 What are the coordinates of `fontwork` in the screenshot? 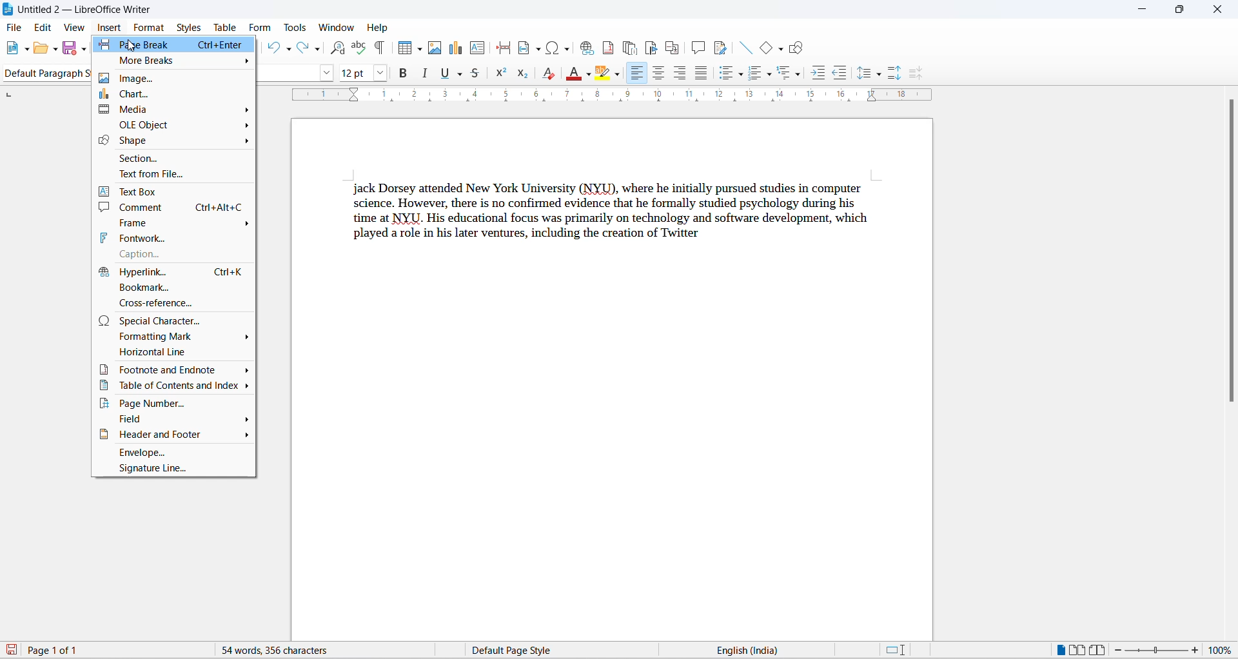 It's located at (175, 237).